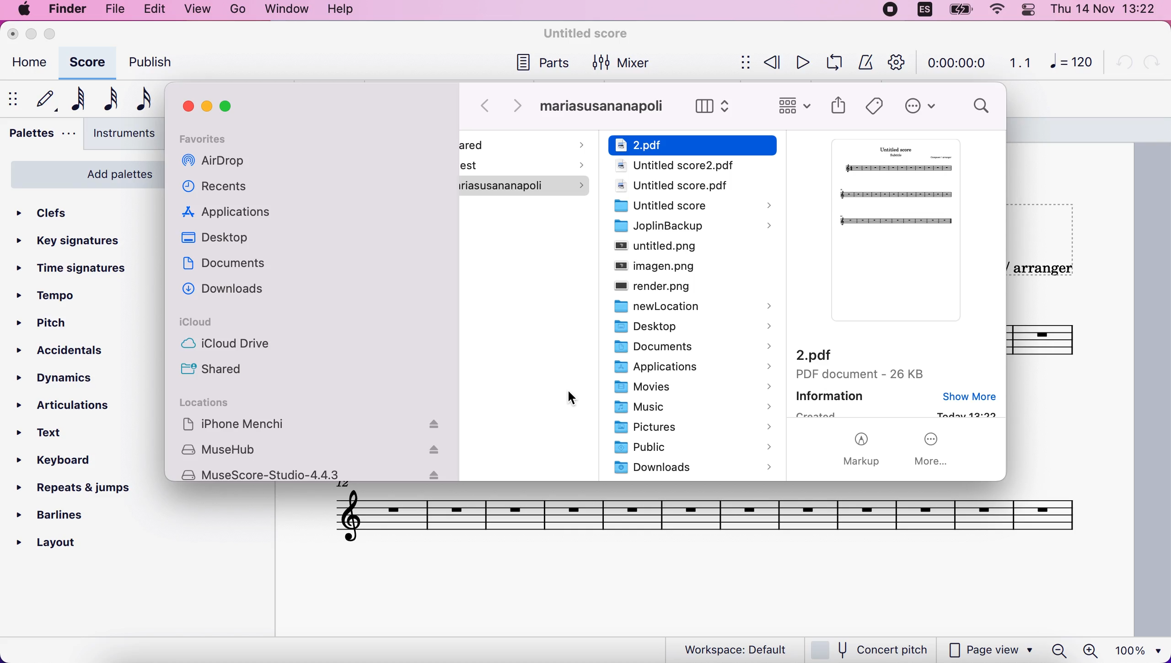 The image size is (1171, 663). I want to click on file preview, so click(891, 235).